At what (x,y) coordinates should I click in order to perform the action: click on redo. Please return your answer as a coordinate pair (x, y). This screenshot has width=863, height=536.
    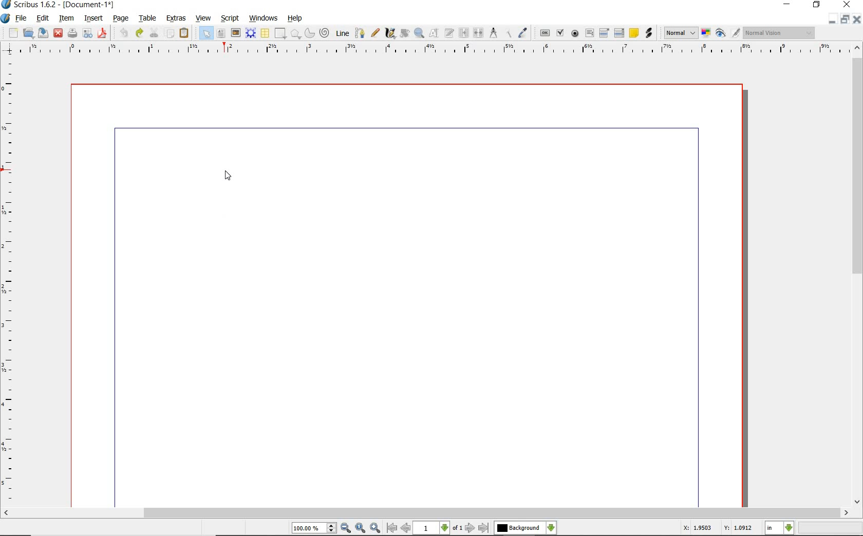
    Looking at the image, I should click on (139, 32).